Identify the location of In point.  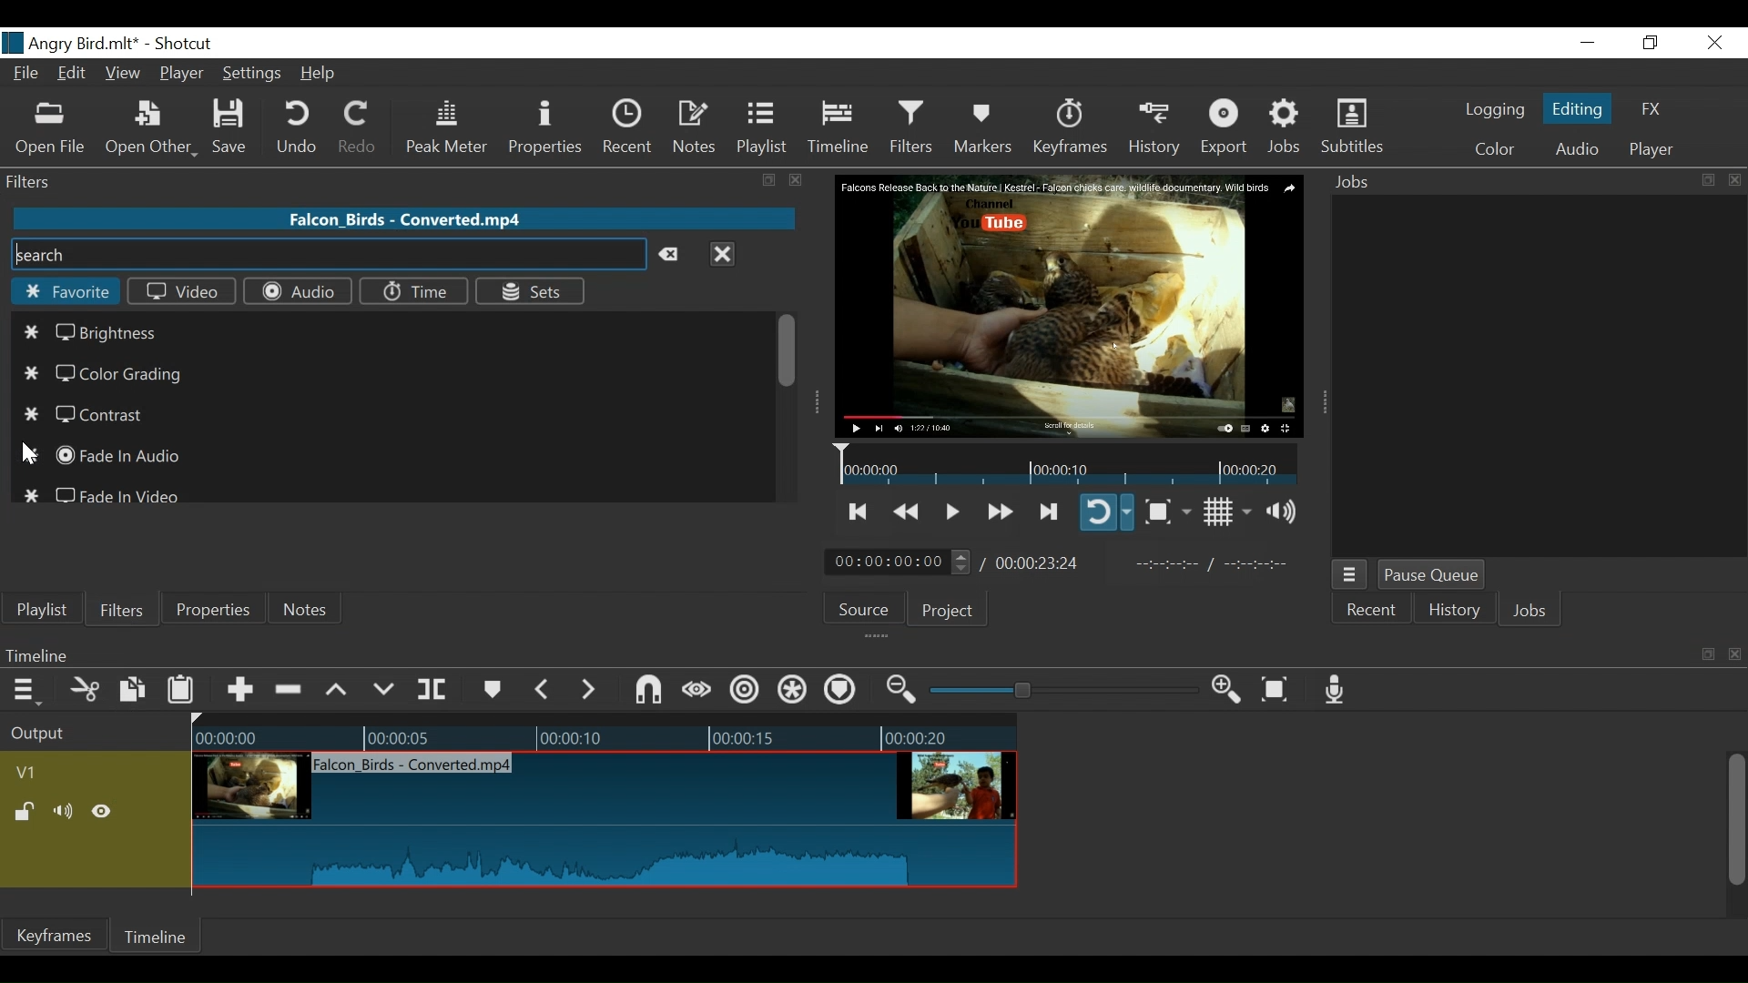
(1219, 564).